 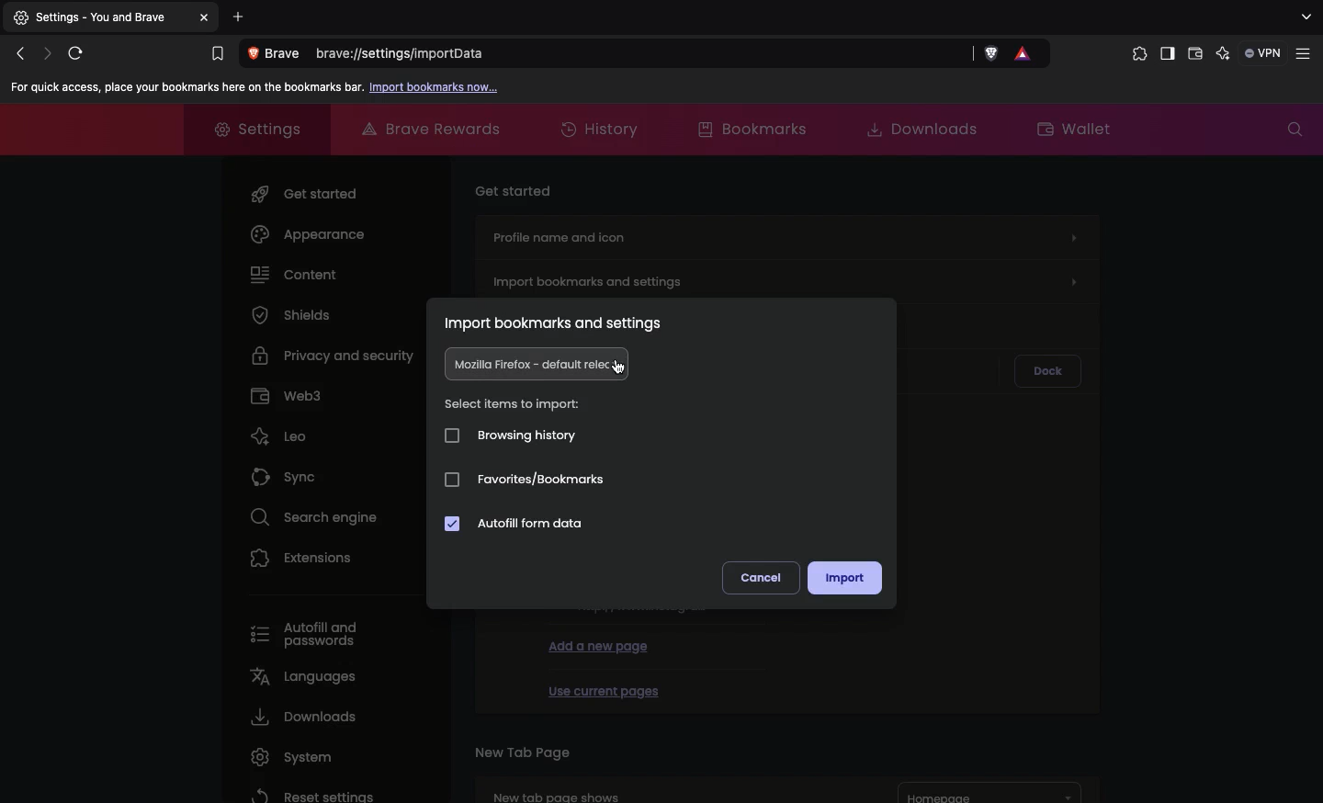 What do you see at coordinates (514, 435) in the screenshot?
I see `Browsing history` at bounding box center [514, 435].